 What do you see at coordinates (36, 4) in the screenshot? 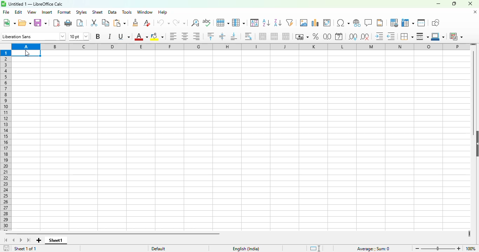
I see `title` at bounding box center [36, 4].